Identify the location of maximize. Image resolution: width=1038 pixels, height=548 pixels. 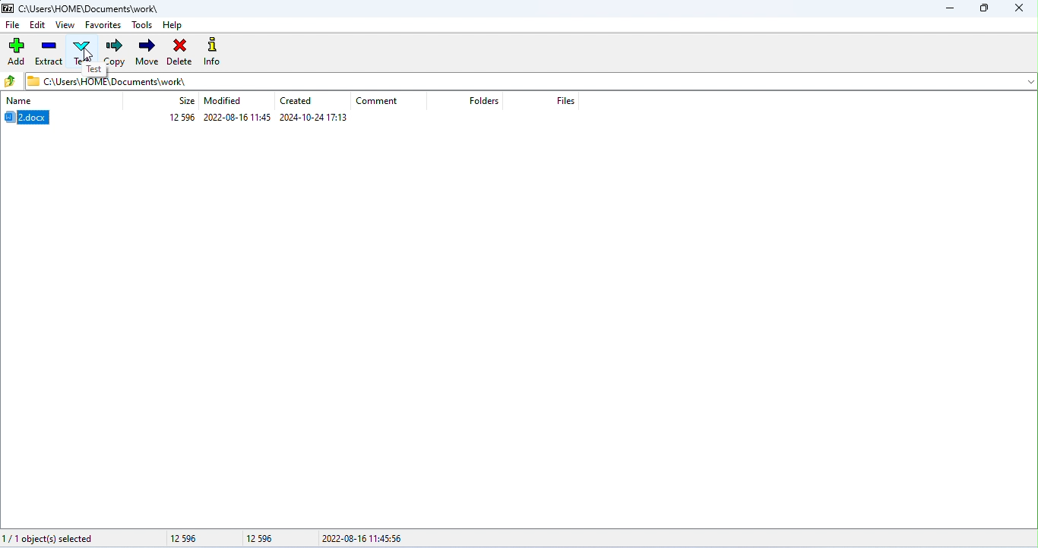
(987, 11).